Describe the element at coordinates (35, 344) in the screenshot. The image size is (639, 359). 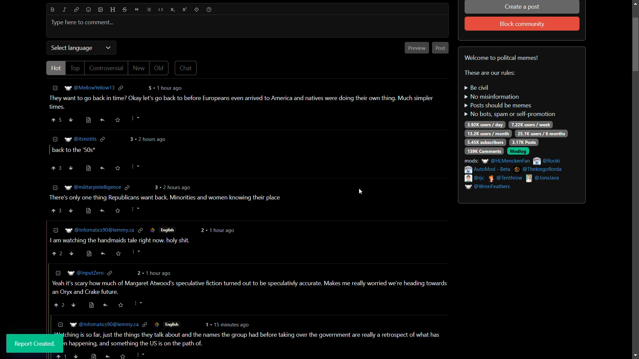
I see `report created pop up` at that location.